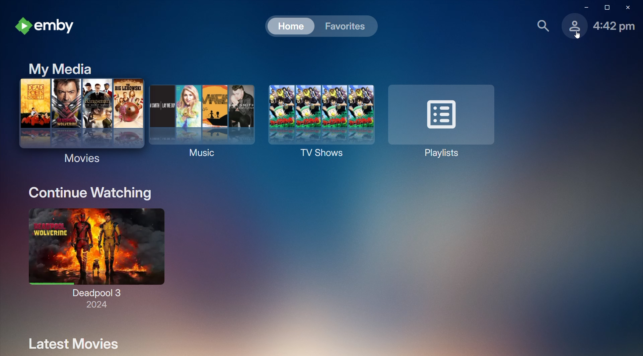 The height and width of the screenshot is (356, 643). I want to click on Movies, so click(77, 121).